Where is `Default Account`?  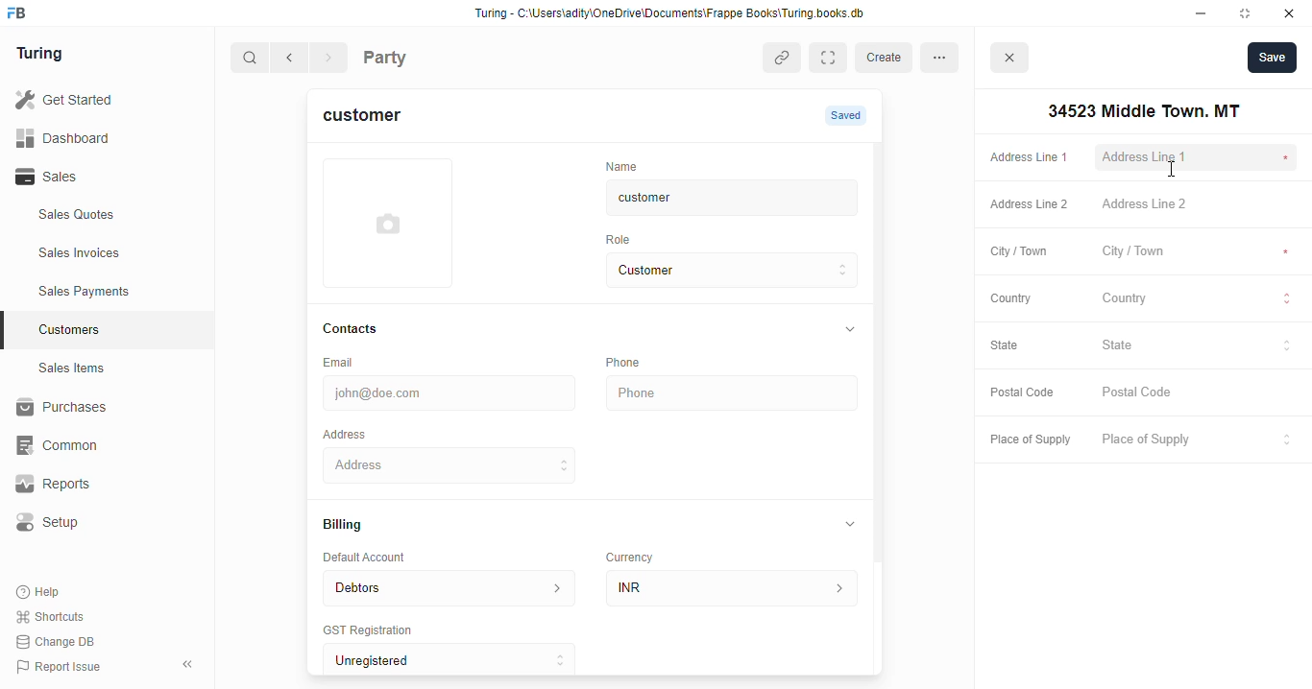
Default Account is located at coordinates (379, 557).